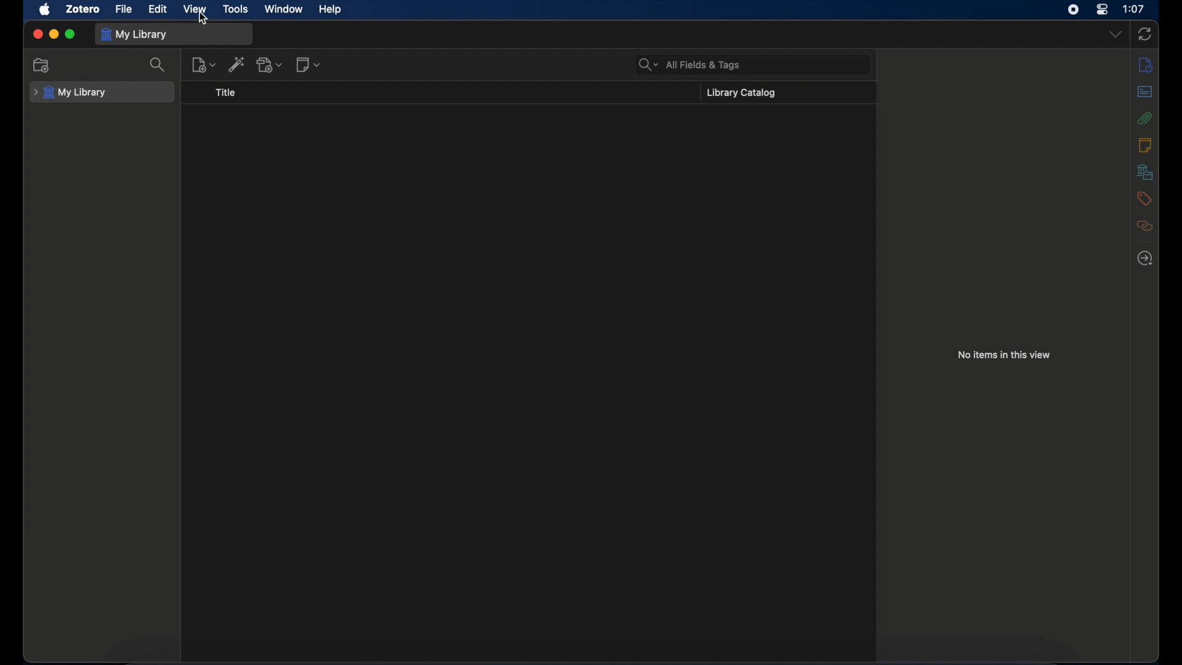 The width and height of the screenshot is (1182, 665). What do you see at coordinates (1072, 9) in the screenshot?
I see `screen recorder` at bounding box center [1072, 9].